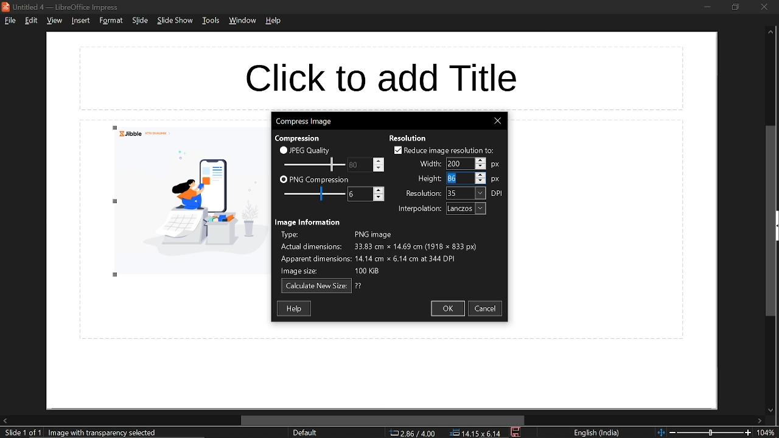 This screenshot has height=438, width=779. I want to click on Move up, so click(770, 32).